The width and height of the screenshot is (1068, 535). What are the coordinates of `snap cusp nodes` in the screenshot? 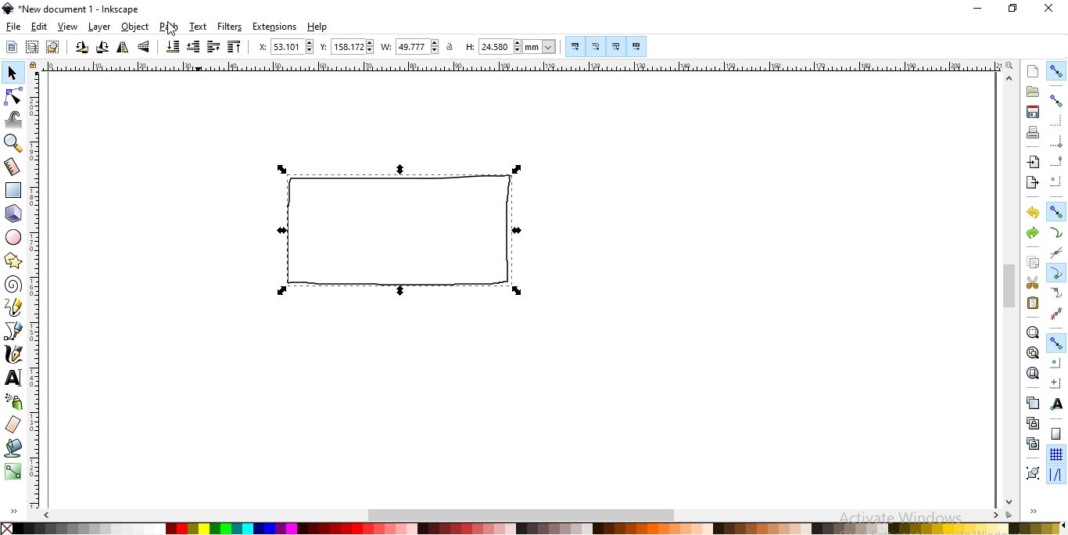 It's located at (1055, 272).